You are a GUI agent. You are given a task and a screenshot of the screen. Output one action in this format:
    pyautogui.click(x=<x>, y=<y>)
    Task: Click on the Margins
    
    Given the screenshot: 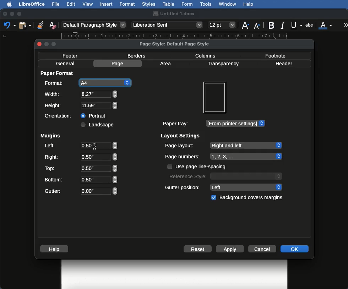 What is the action you would take?
    pyautogui.click(x=50, y=136)
    